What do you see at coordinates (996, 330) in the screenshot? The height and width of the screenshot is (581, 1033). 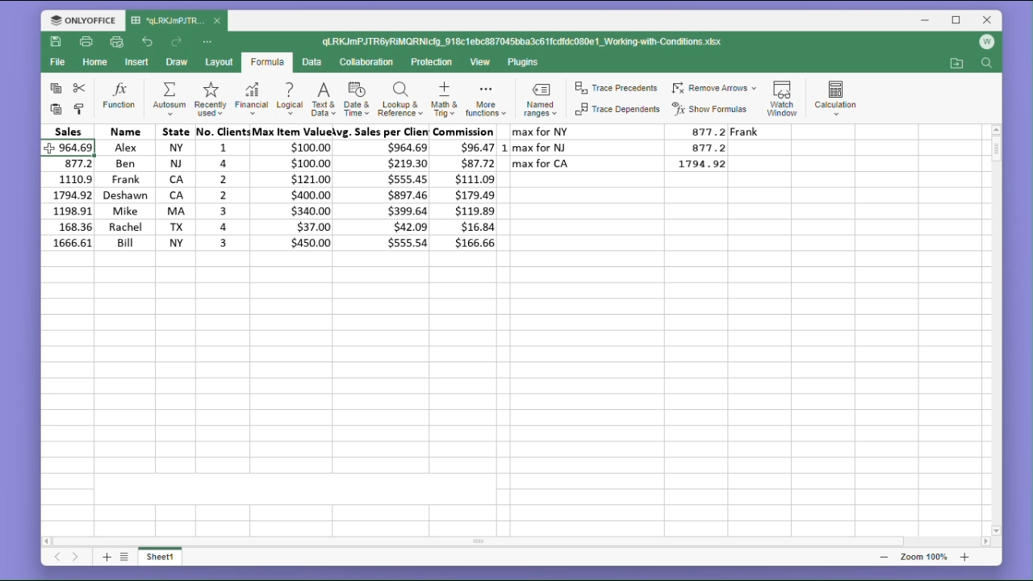 I see `vertical scroll bar` at bounding box center [996, 330].